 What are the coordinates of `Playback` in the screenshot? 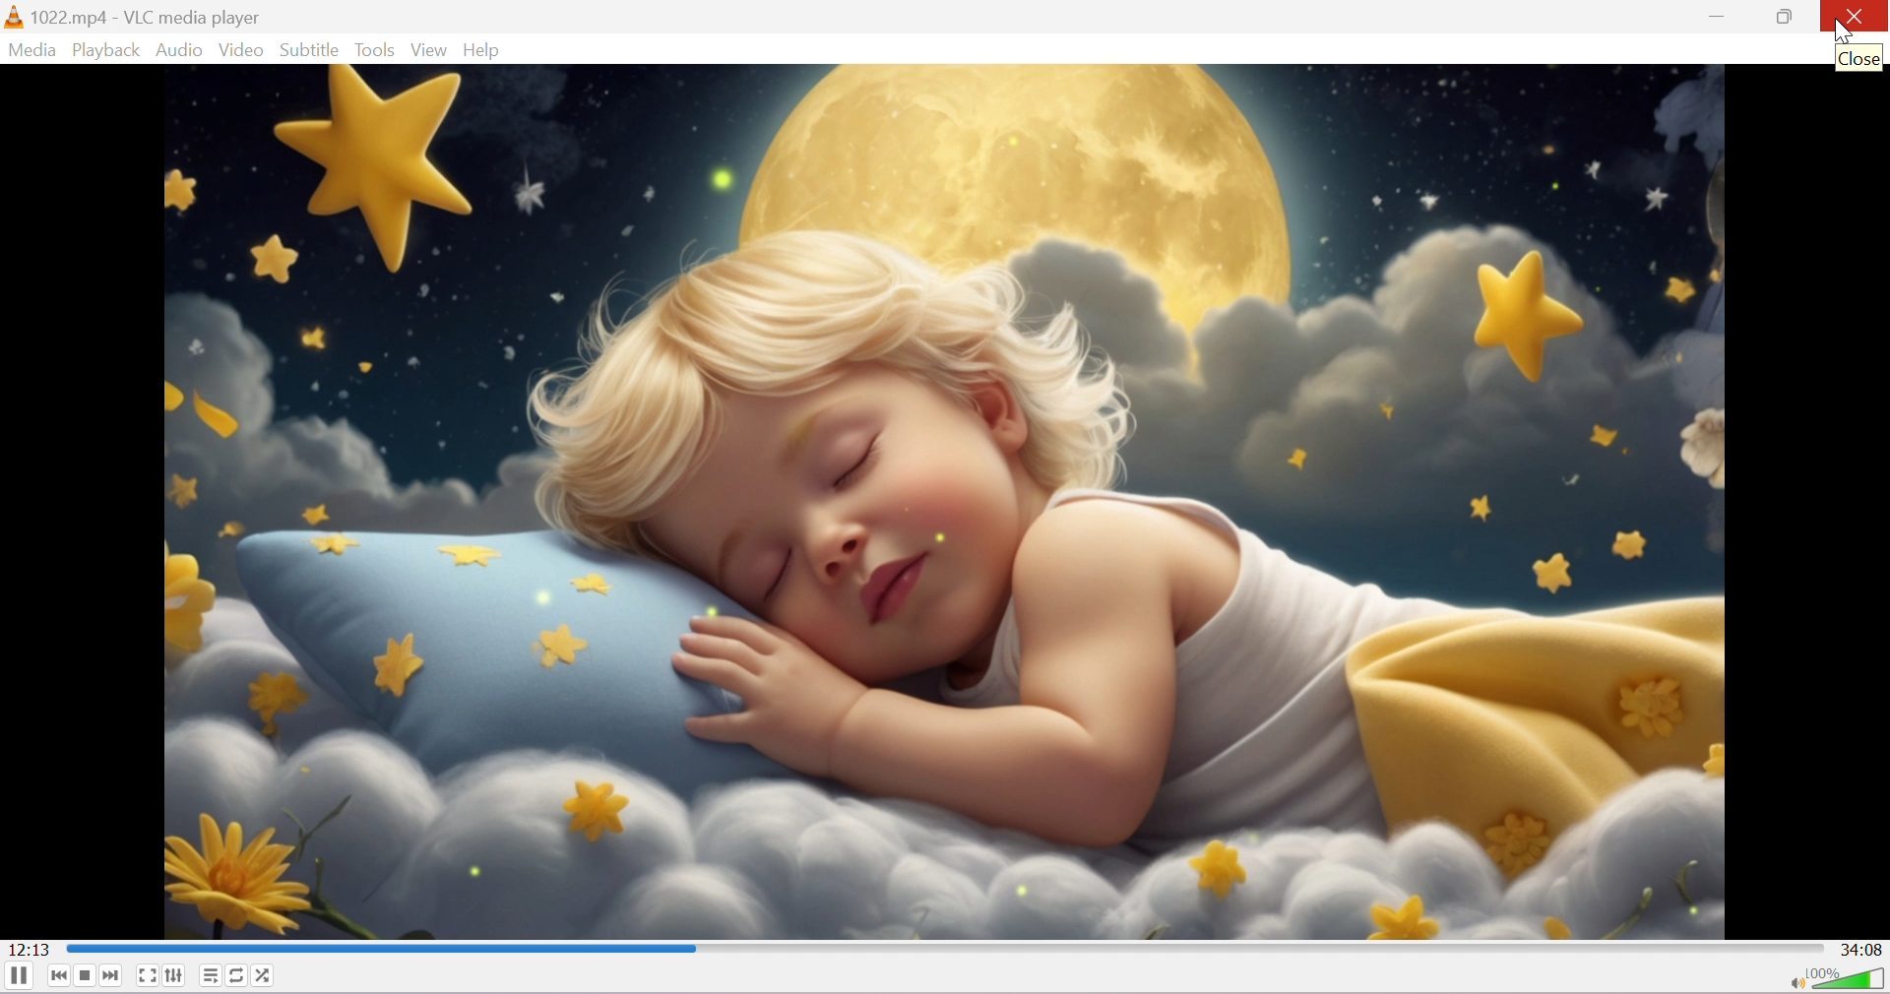 It's located at (107, 49).